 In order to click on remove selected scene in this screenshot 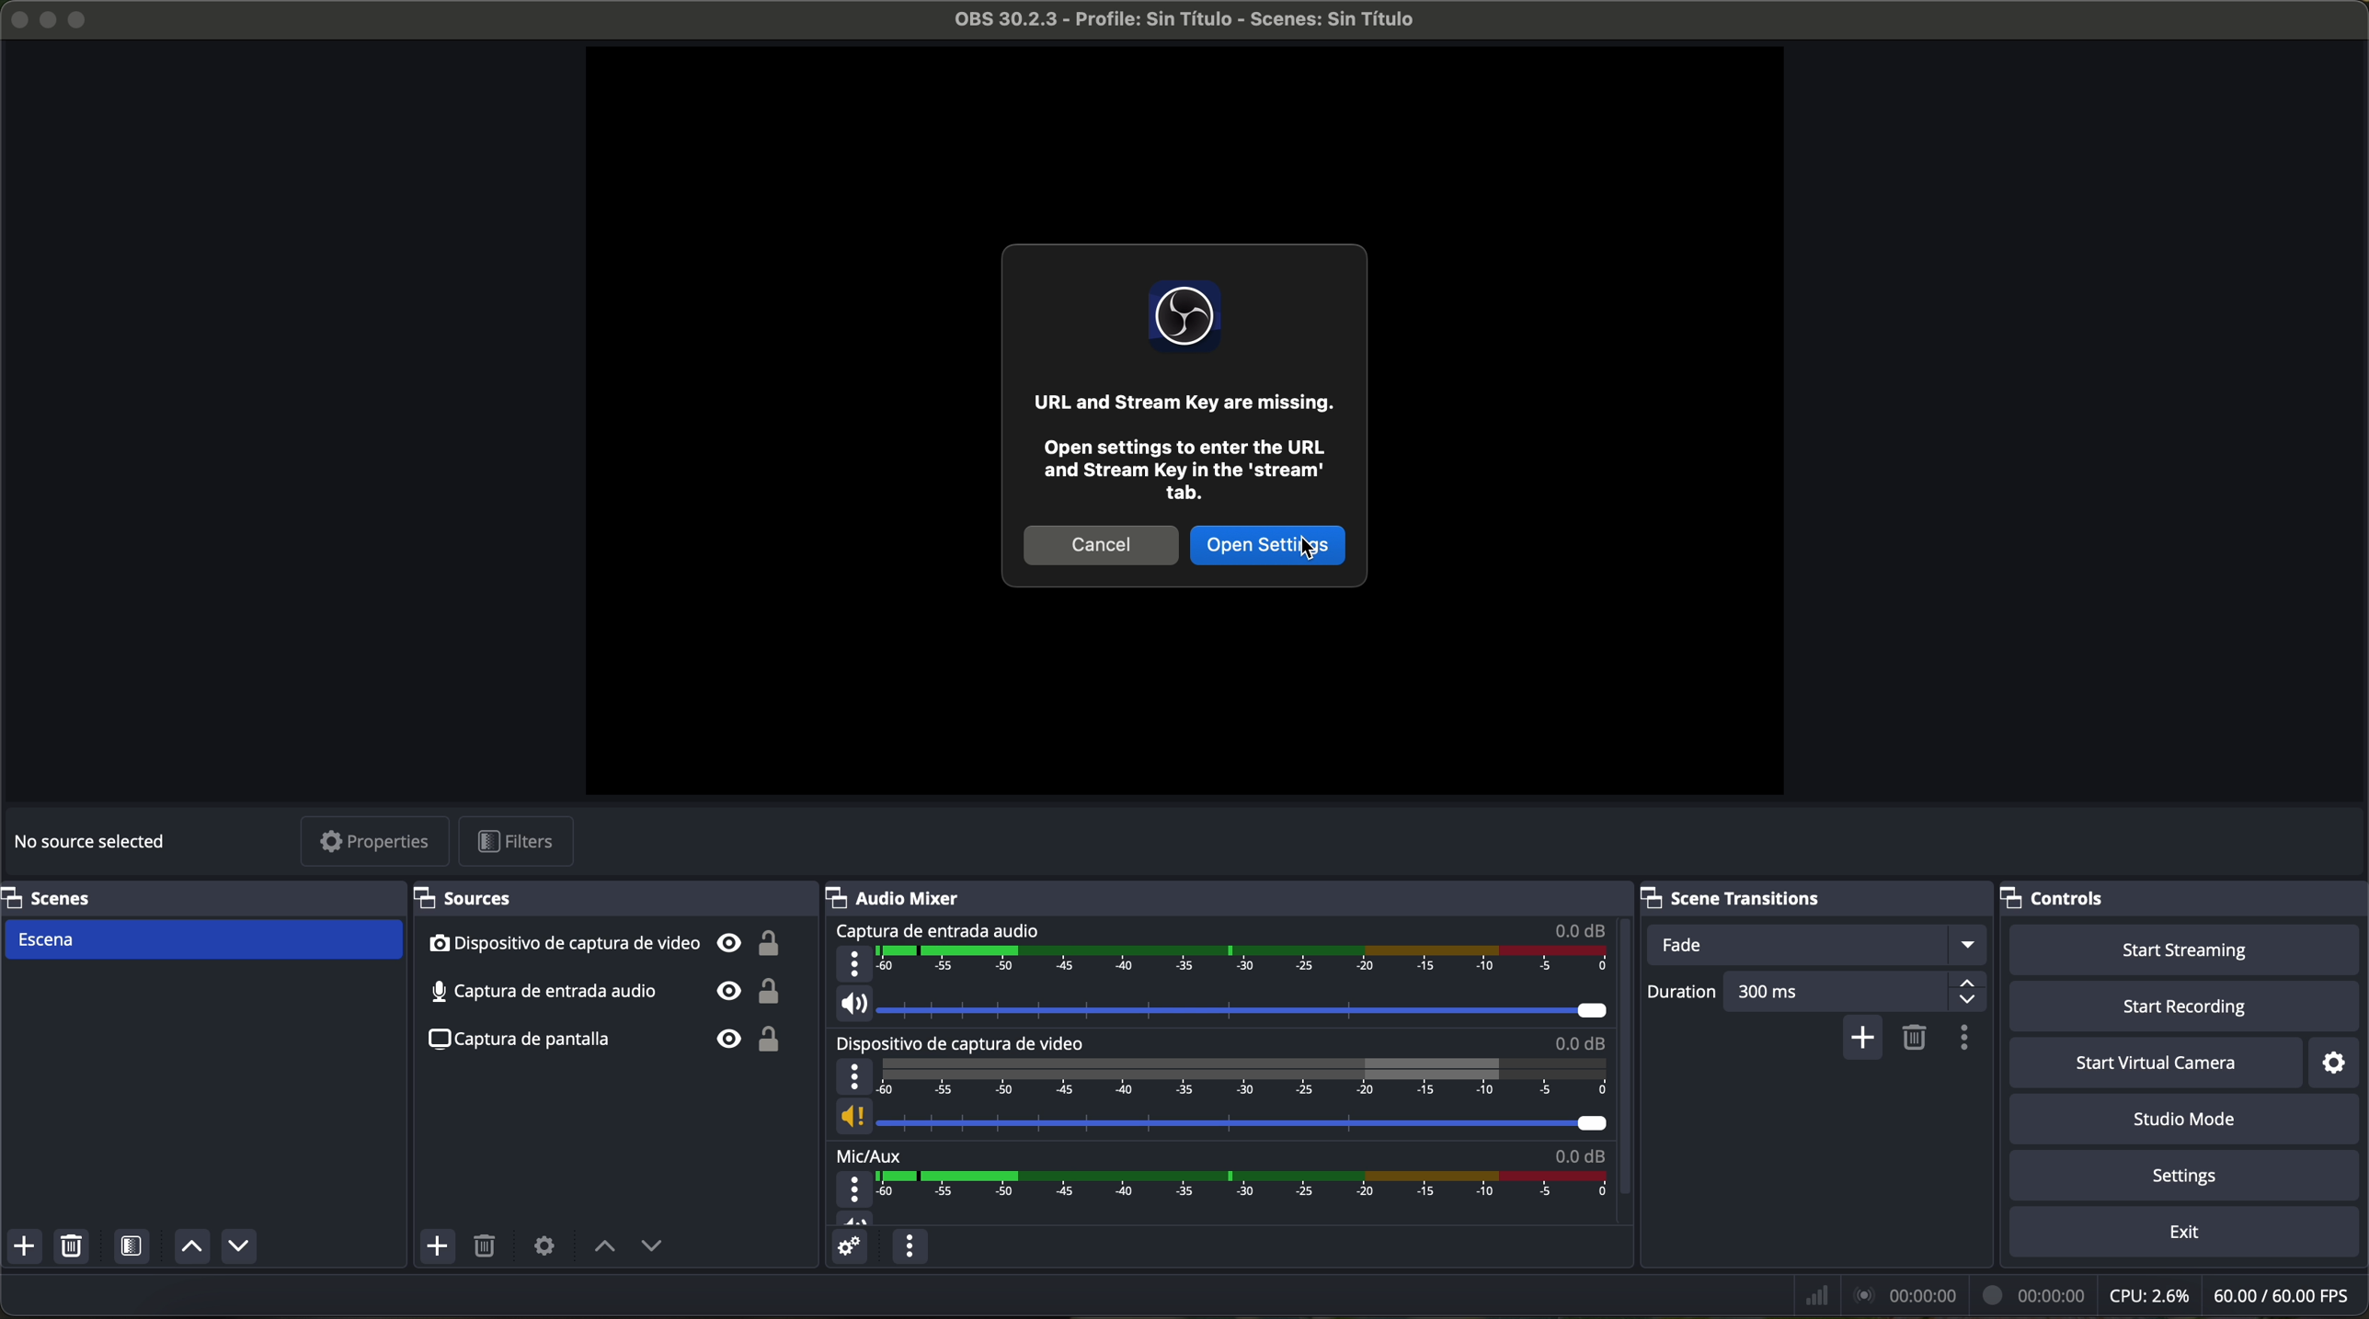, I will do `click(75, 1249)`.